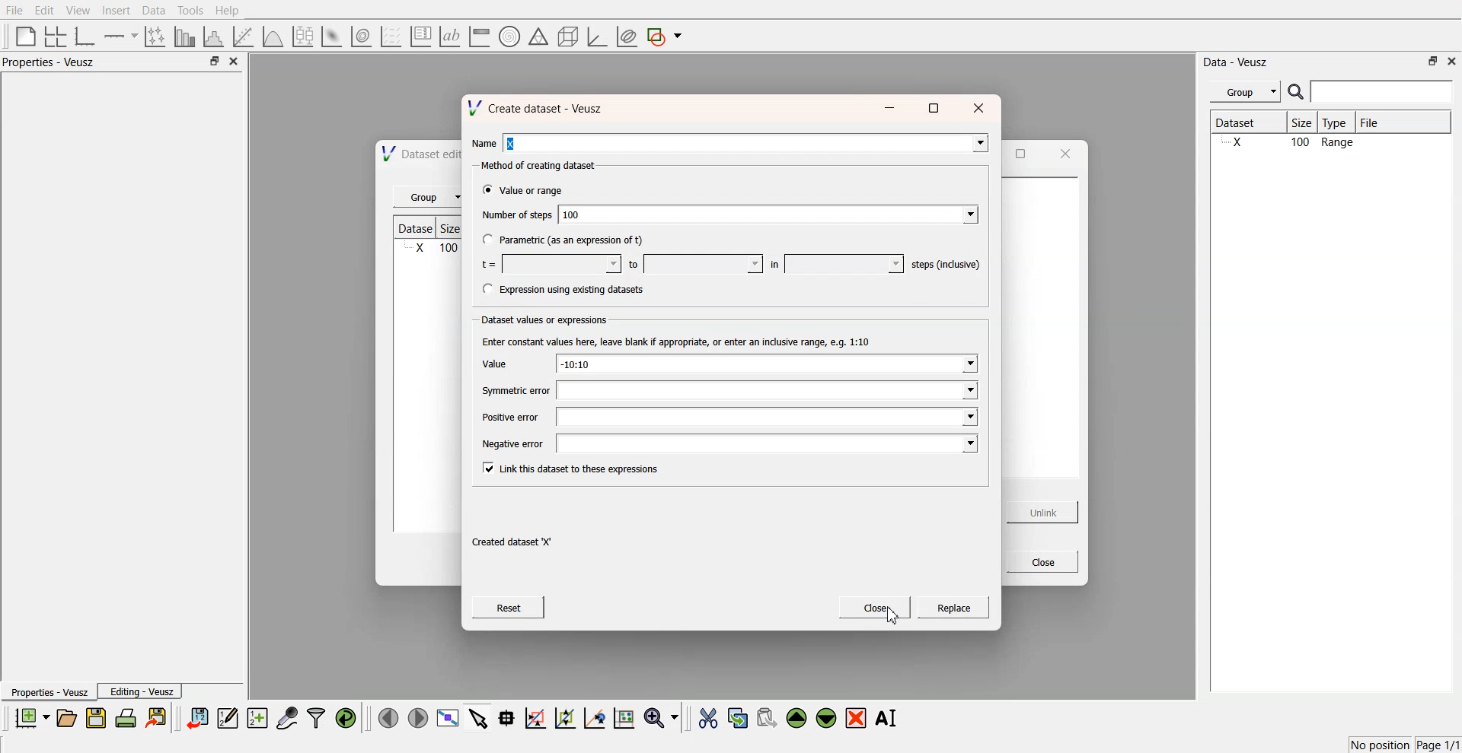 The height and width of the screenshot is (753, 1462). I want to click on plot a boxplot, so click(302, 34).